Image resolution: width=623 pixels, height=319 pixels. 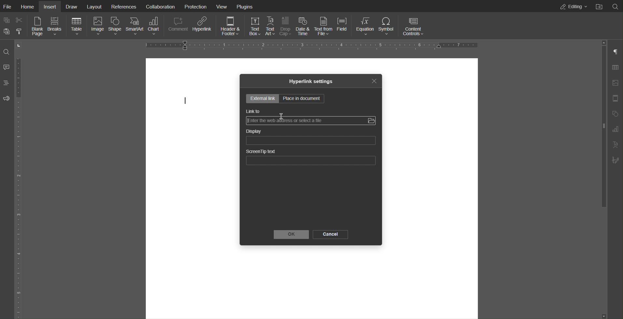 What do you see at coordinates (311, 82) in the screenshot?
I see `Hyperlink settings` at bounding box center [311, 82].